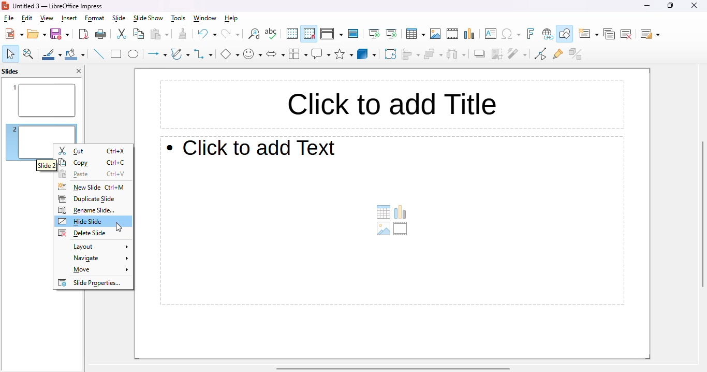  I want to click on shadow, so click(480, 54).